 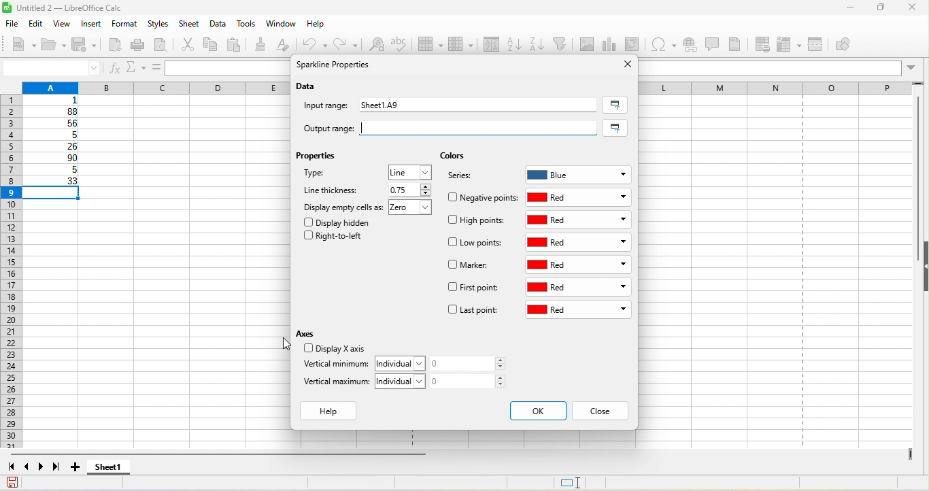 What do you see at coordinates (666, 44) in the screenshot?
I see `special character` at bounding box center [666, 44].